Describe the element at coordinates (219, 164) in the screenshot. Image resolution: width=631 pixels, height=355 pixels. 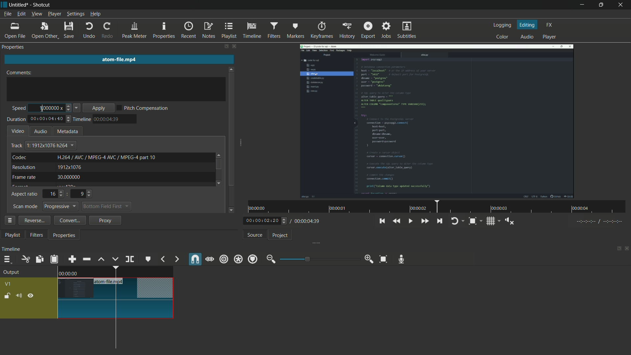
I see `scroll bar` at that location.